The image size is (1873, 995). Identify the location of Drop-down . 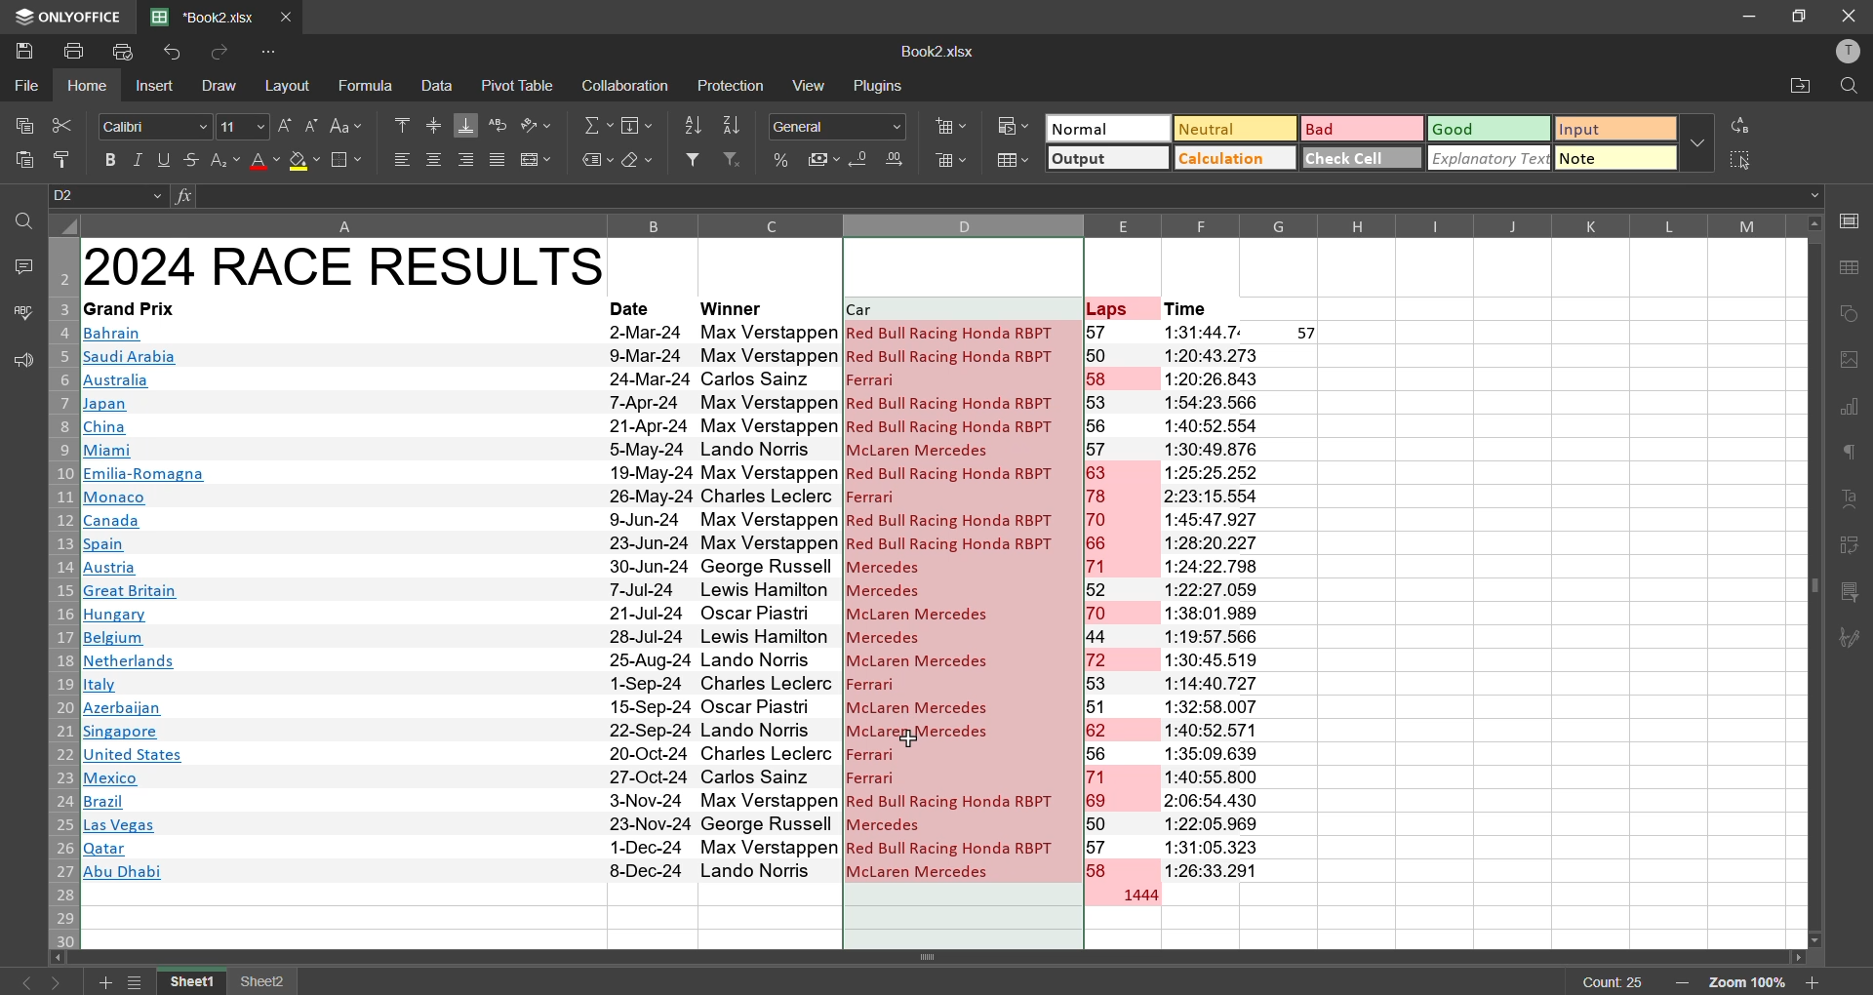
(1817, 196).